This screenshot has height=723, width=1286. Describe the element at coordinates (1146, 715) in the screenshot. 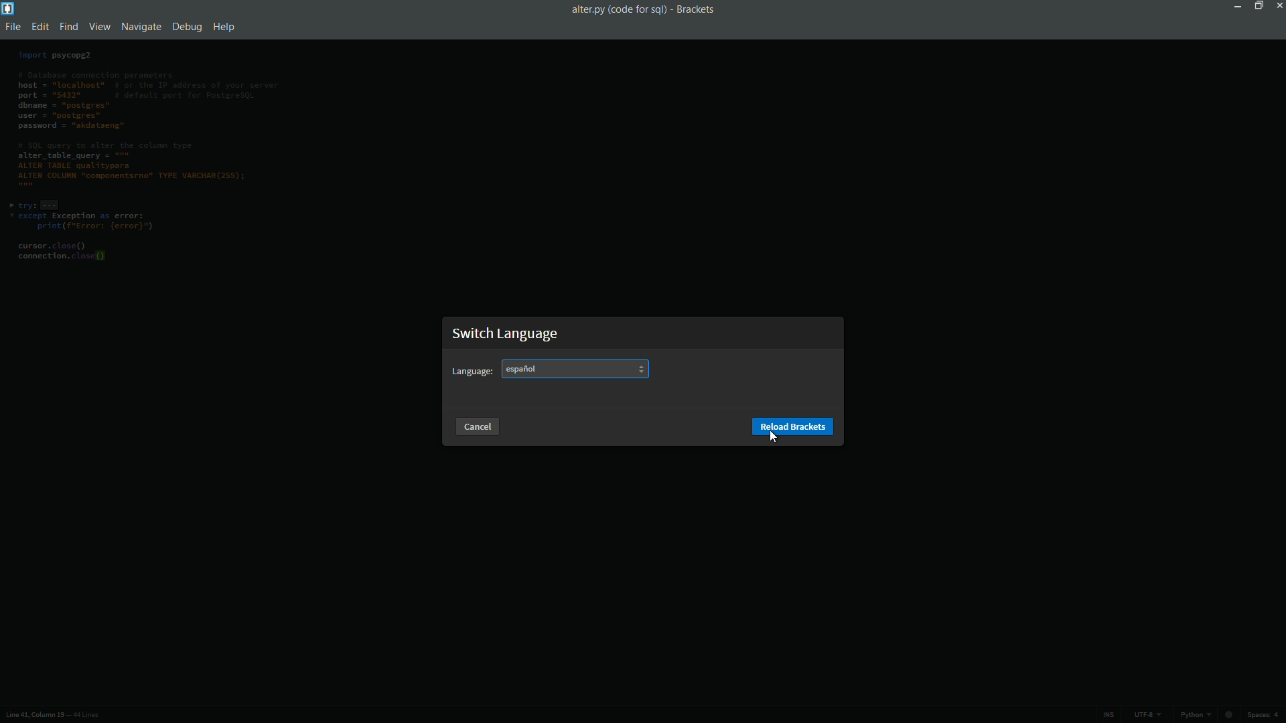

I see `file encoding` at that location.